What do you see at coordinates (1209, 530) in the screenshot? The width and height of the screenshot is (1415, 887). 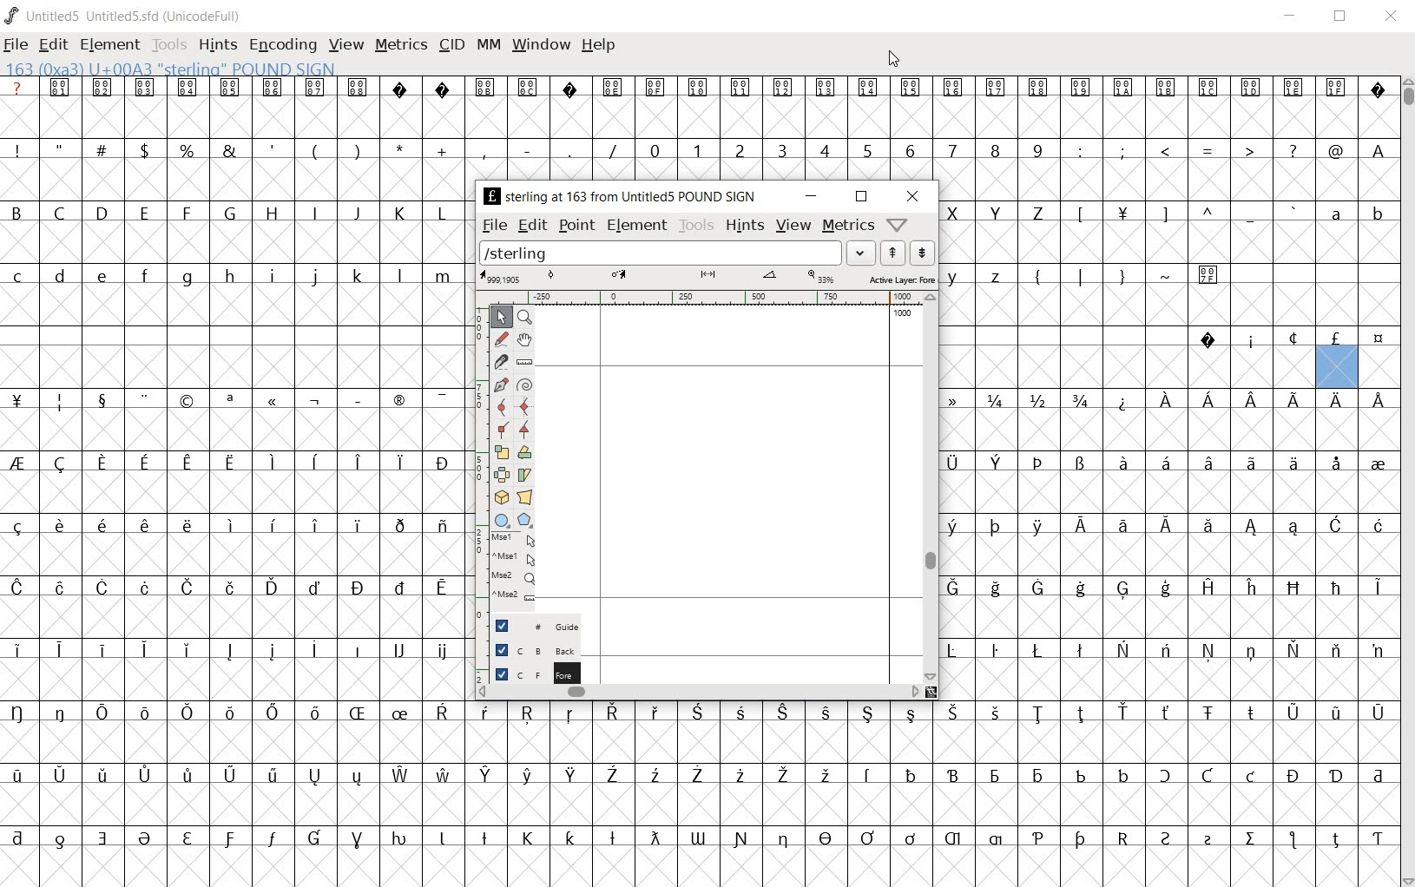 I see `Symbol` at bounding box center [1209, 530].